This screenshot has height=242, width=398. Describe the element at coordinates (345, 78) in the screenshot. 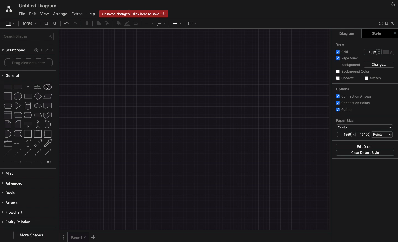

I see `Shadow` at that location.